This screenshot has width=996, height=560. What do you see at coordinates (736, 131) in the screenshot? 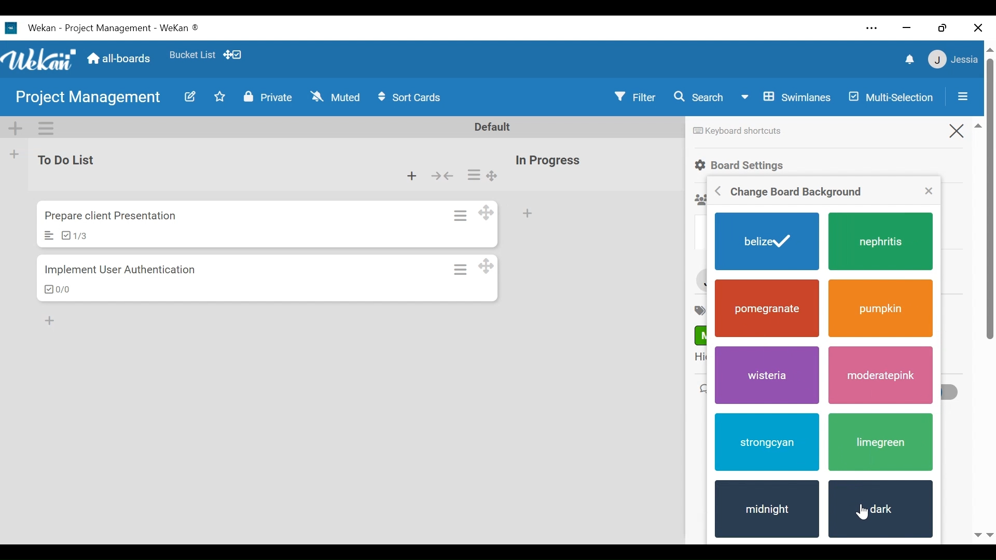
I see `Keyboard shortcuts` at bounding box center [736, 131].